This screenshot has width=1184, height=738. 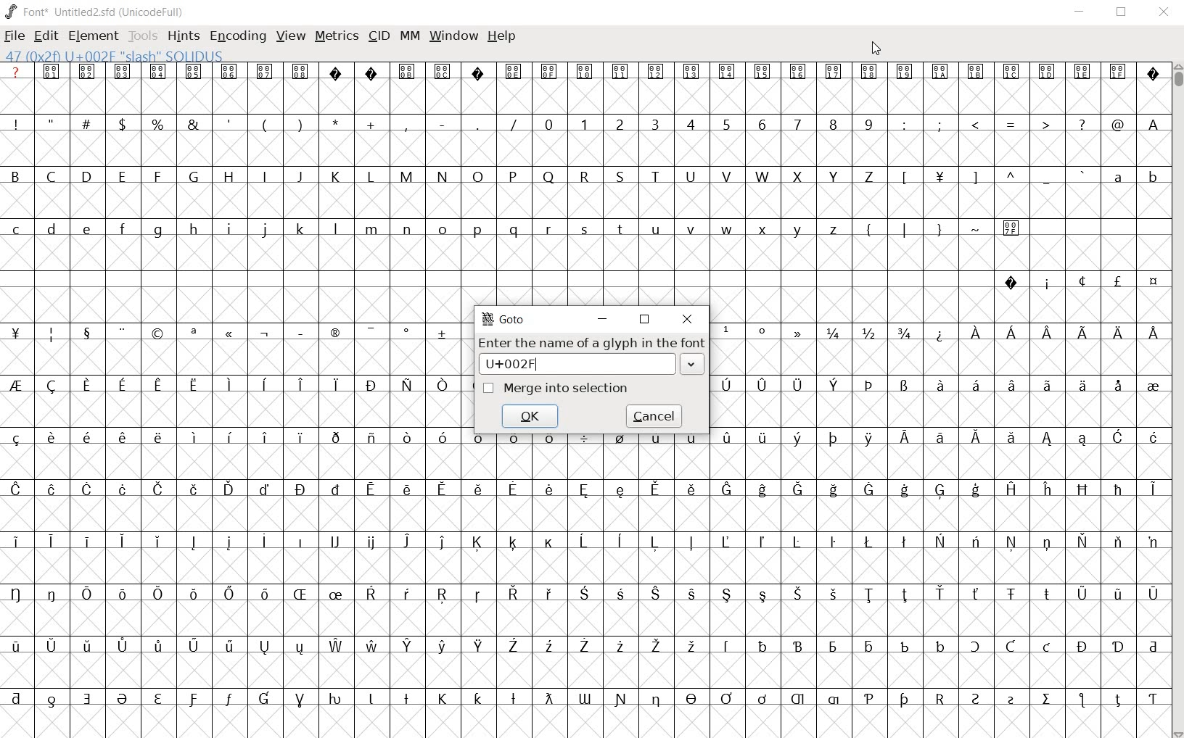 I want to click on cancel, so click(x=652, y=416).